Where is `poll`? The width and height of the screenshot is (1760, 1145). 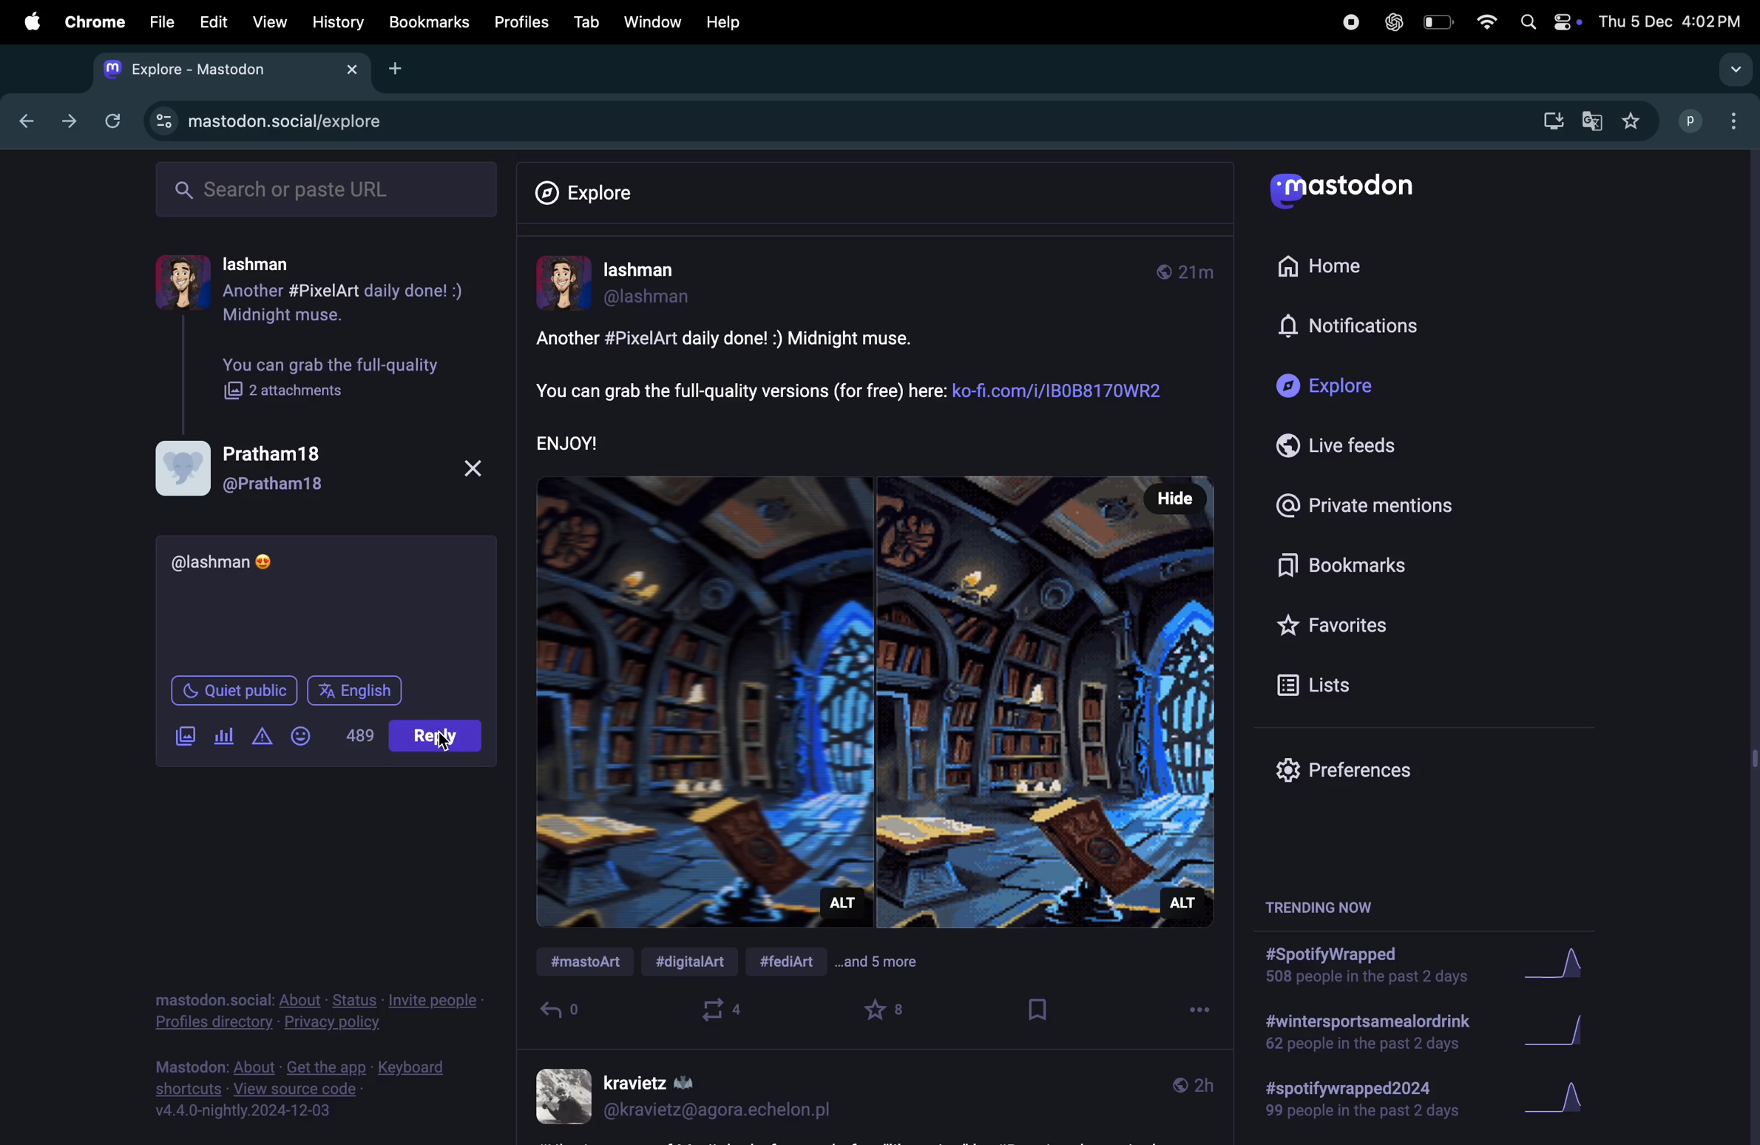
poll is located at coordinates (223, 737).